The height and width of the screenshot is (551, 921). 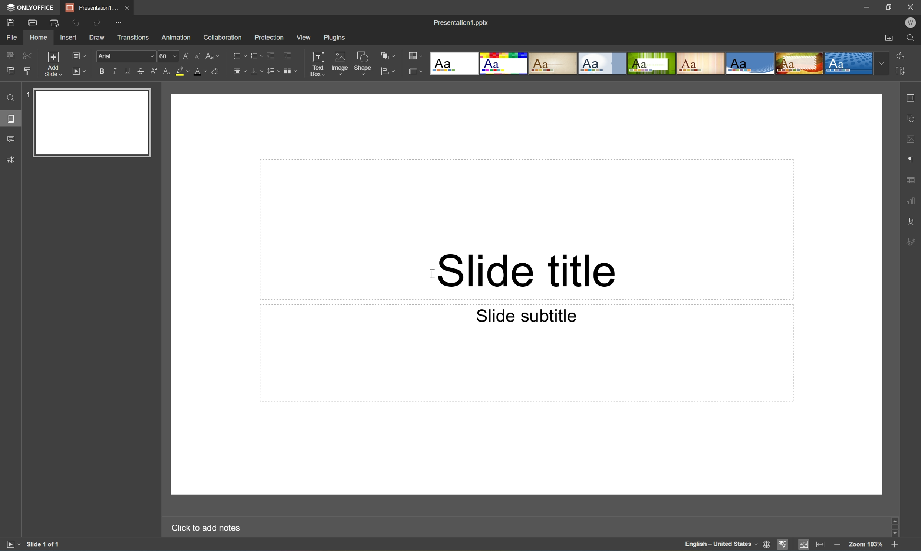 What do you see at coordinates (239, 55) in the screenshot?
I see `Bullets` at bounding box center [239, 55].